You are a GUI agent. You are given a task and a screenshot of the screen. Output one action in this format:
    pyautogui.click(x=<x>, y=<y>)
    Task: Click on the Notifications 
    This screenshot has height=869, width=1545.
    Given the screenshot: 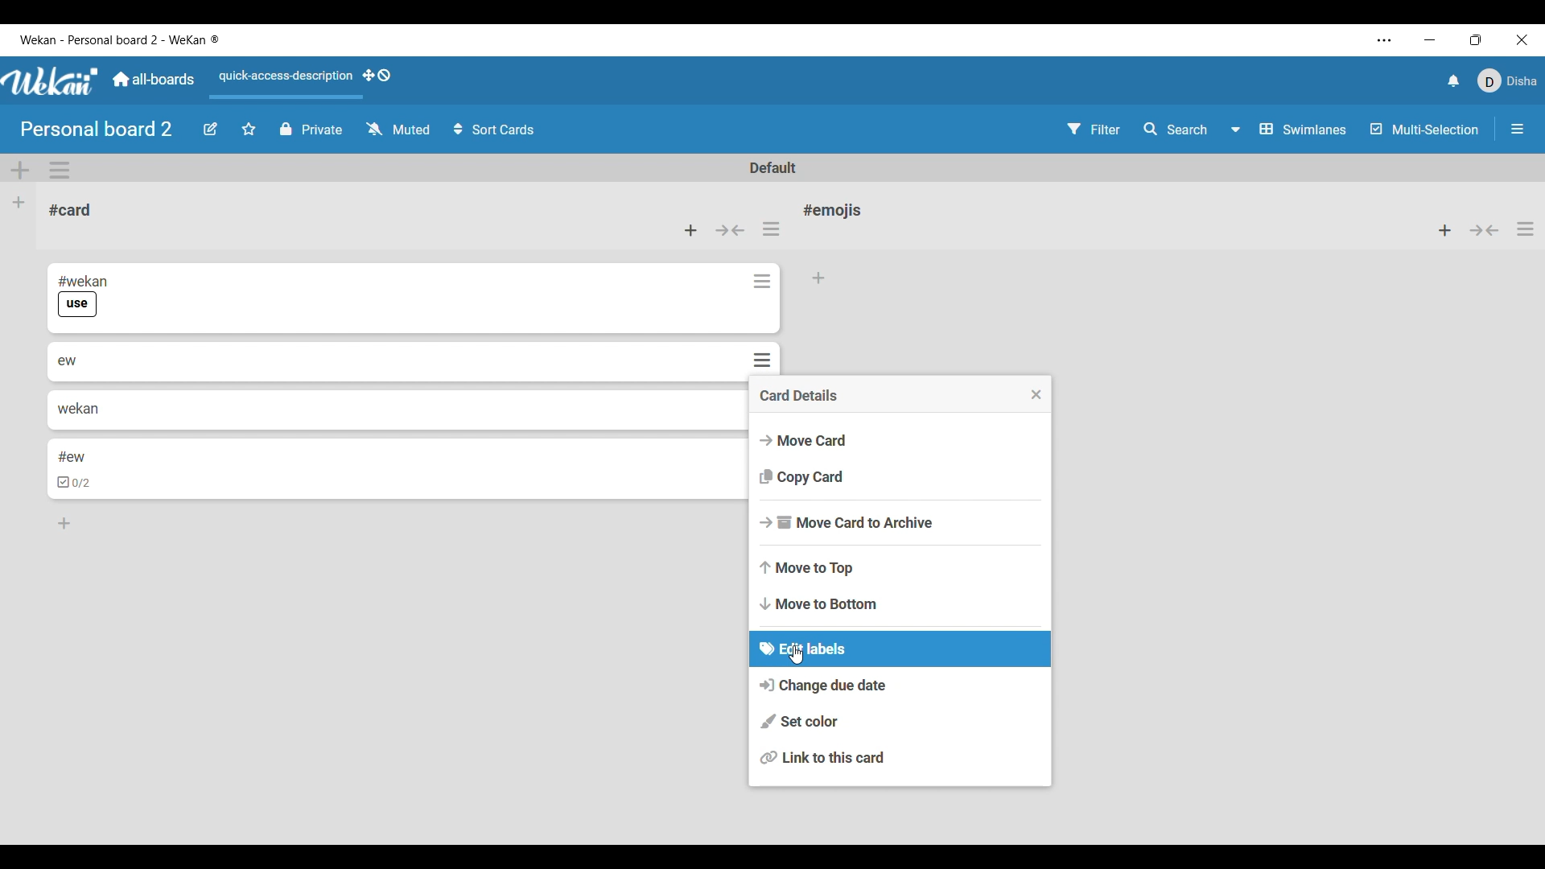 What is the action you would take?
    pyautogui.click(x=1454, y=81)
    